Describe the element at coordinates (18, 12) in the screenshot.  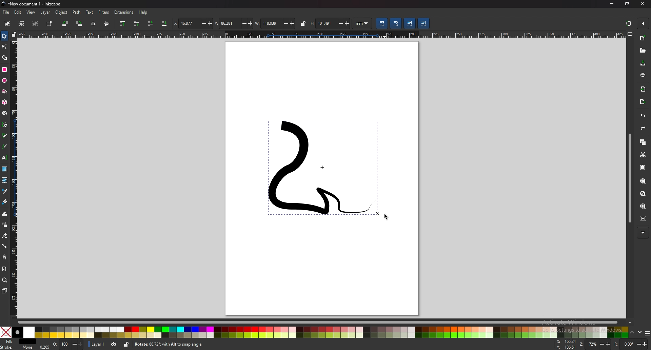
I see `edit` at that location.